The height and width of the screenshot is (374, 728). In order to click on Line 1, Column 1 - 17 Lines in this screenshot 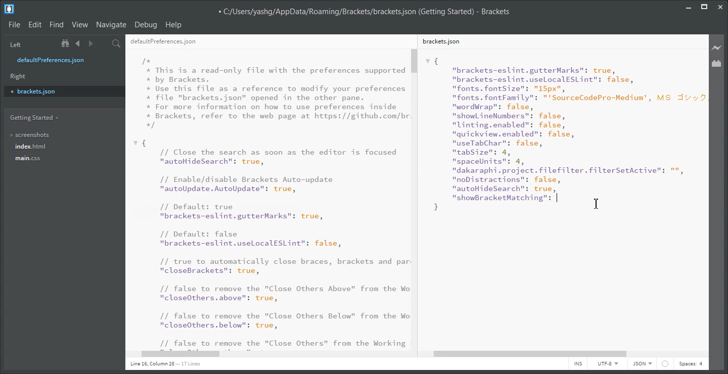, I will do `click(164, 364)`.